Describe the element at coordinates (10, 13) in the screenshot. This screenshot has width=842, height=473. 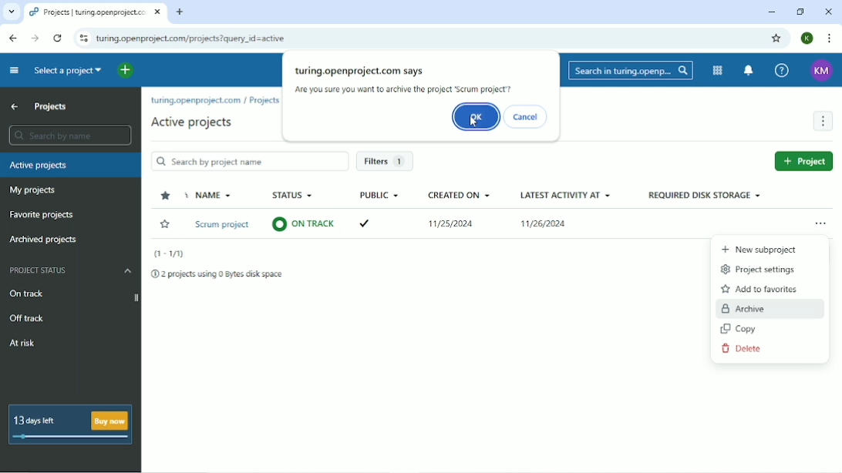
I see `other tabs` at that location.